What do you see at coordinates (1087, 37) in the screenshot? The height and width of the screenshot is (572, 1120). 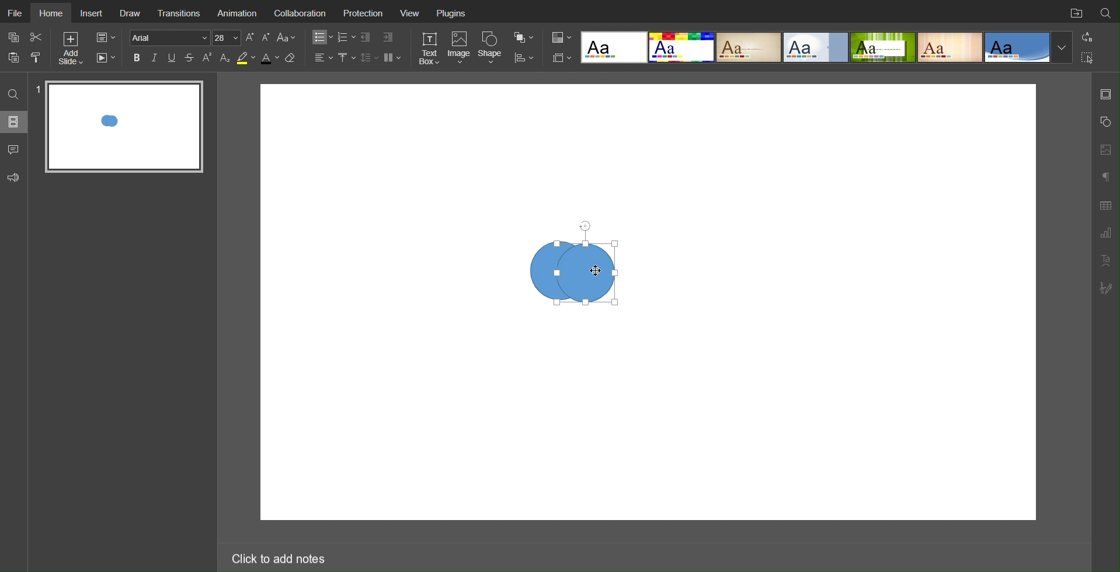 I see `Replace` at bounding box center [1087, 37].